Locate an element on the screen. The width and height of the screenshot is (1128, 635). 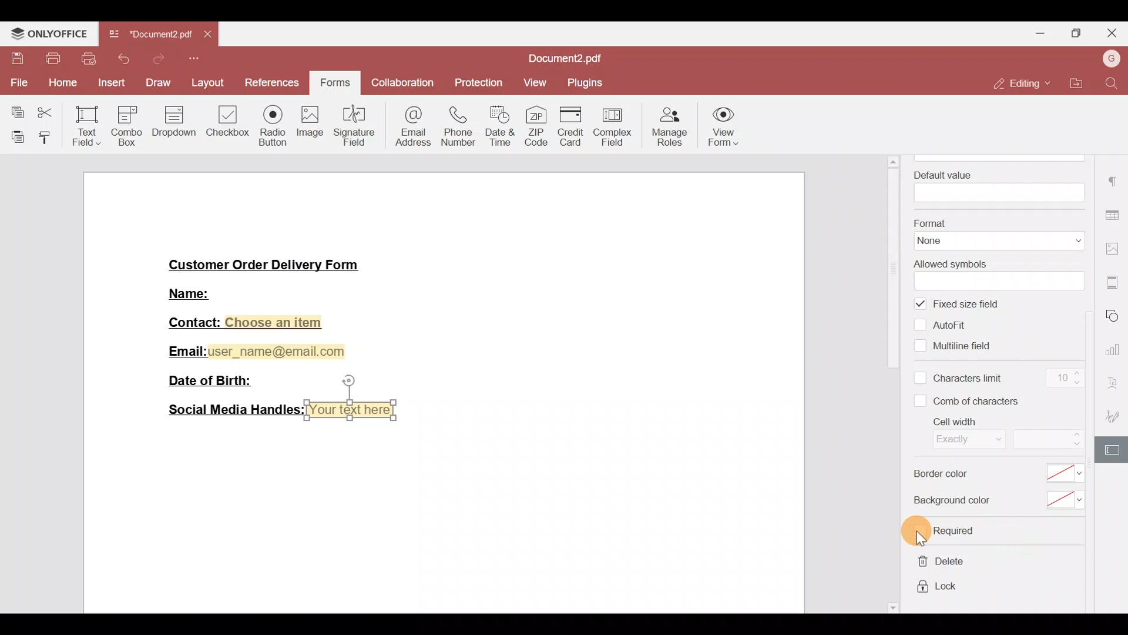
View is located at coordinates (533, 85).